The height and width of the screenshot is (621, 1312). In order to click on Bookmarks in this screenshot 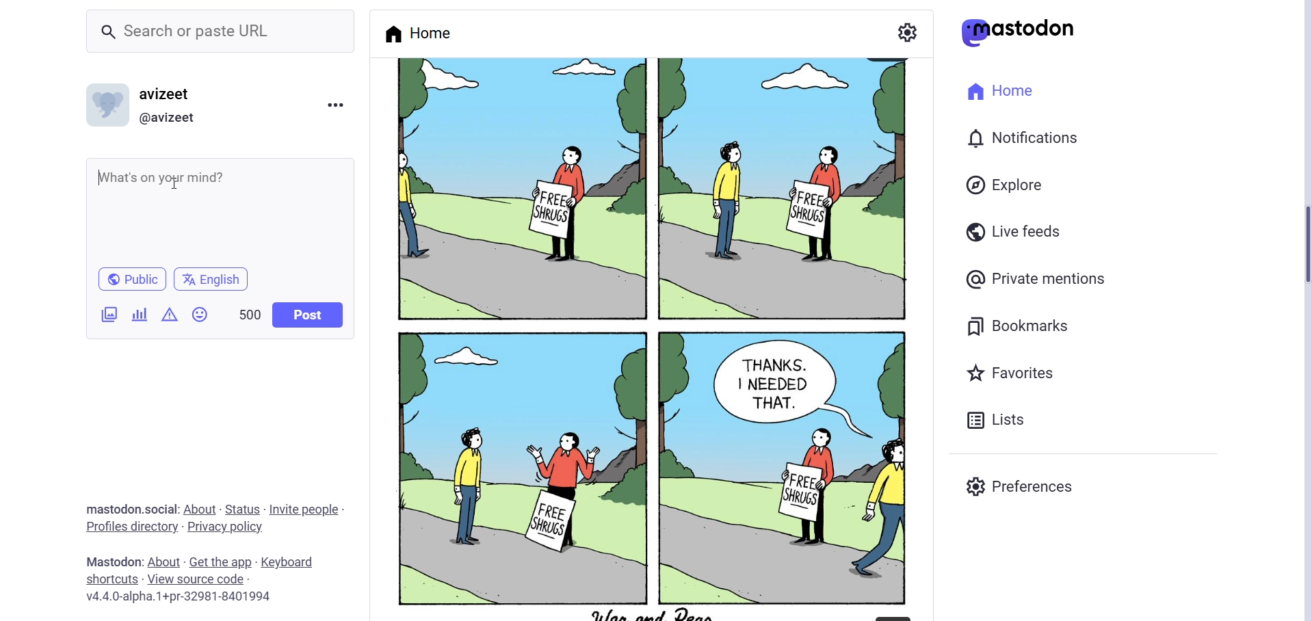, I will do `click(1030, 326)`.